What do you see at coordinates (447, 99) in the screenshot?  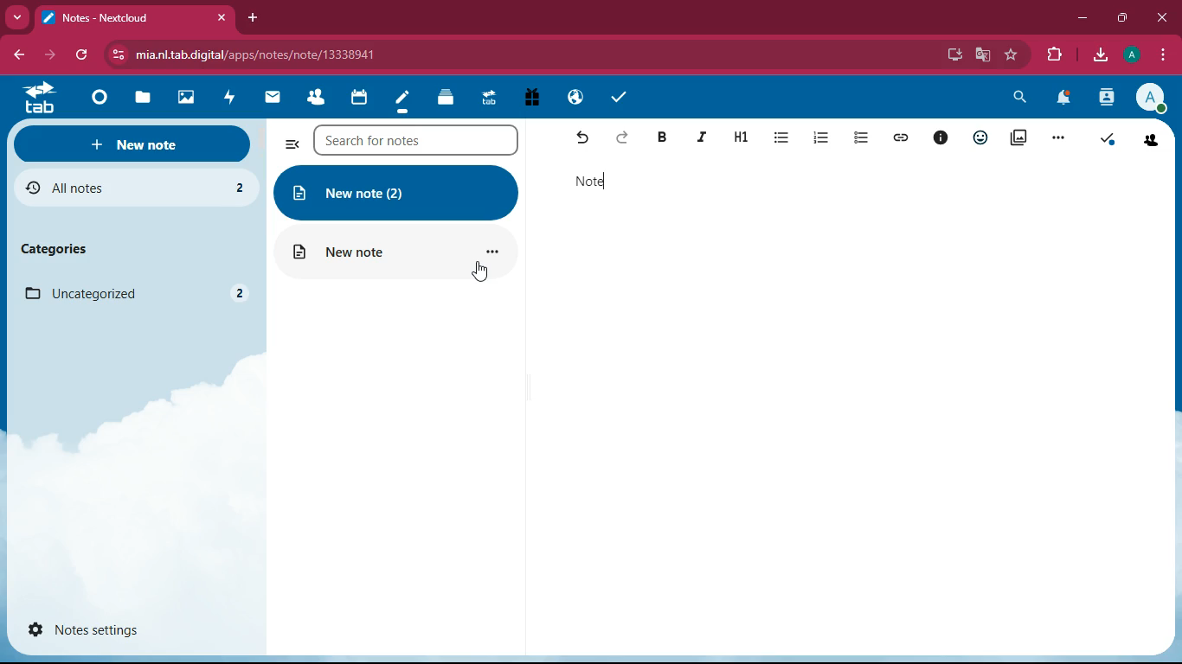 I see `layers` at bounding box center [447, 99].